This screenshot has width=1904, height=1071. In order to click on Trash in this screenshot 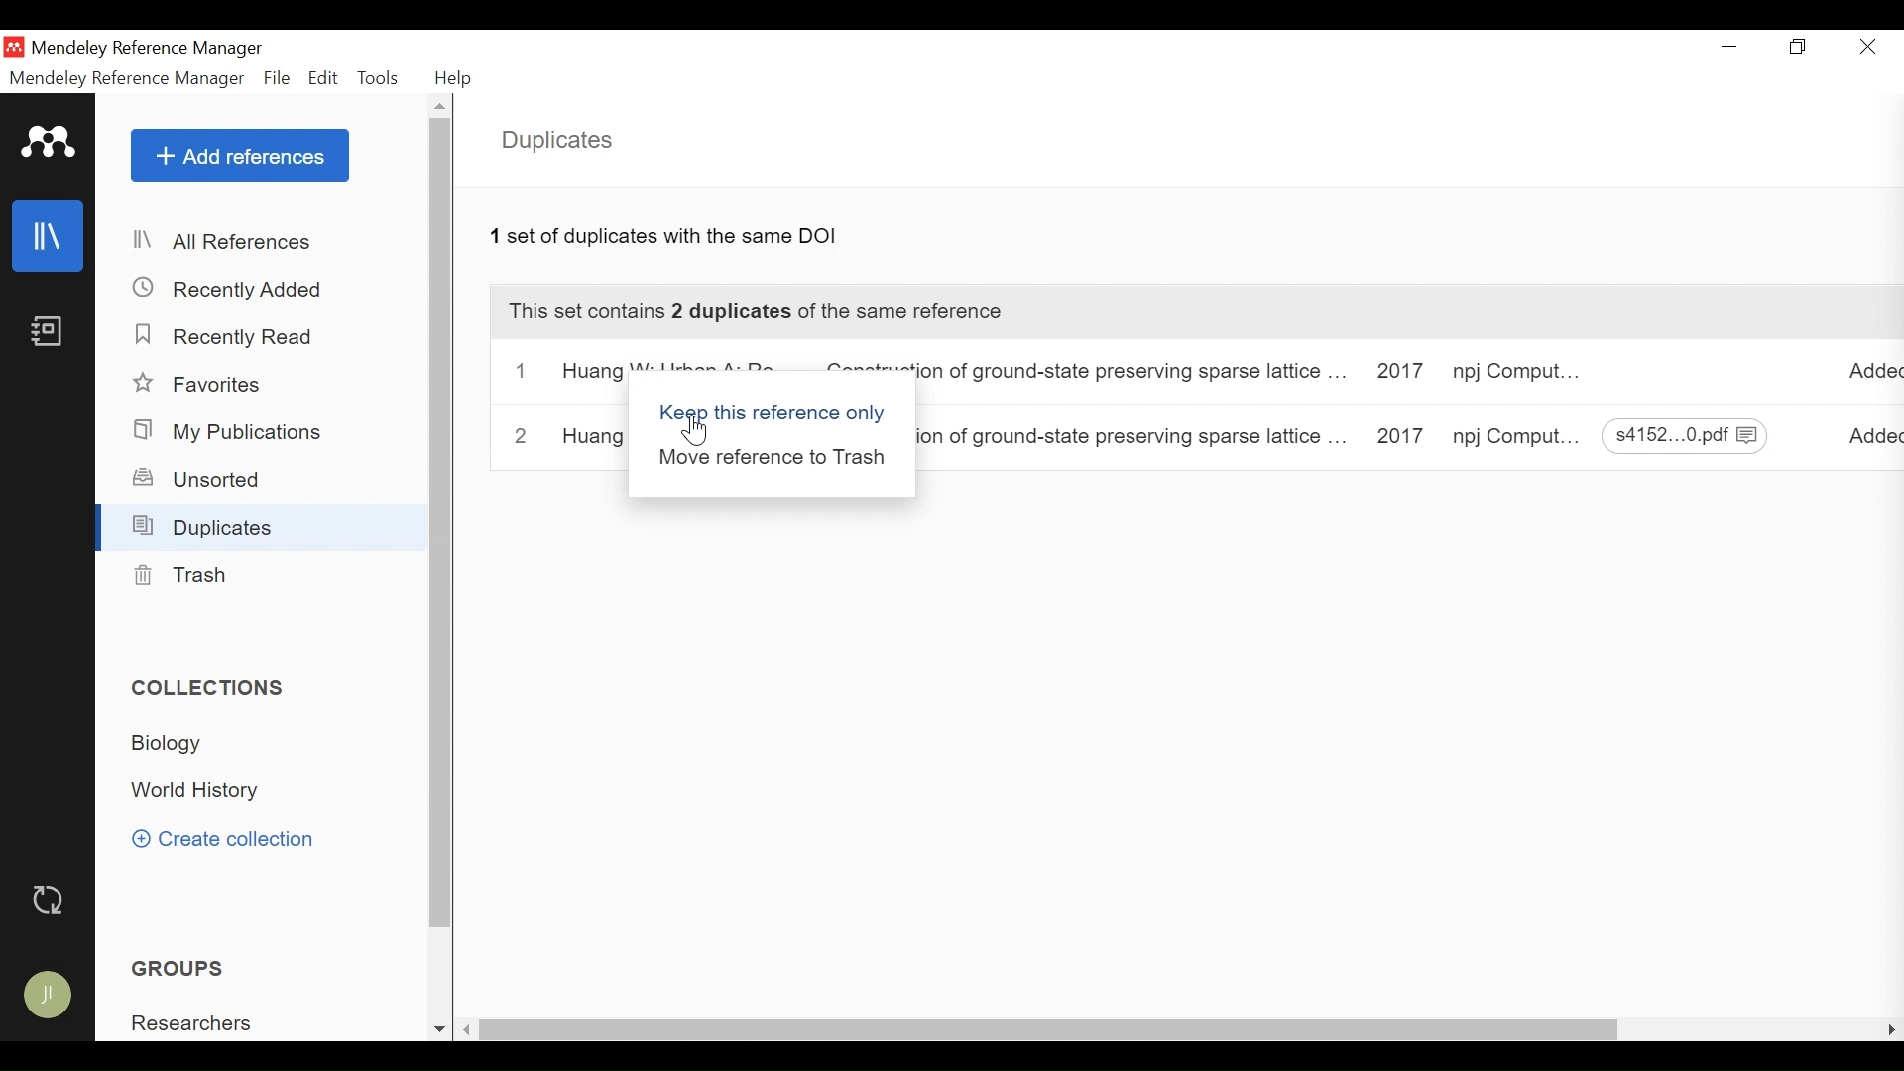, I will do `click(177, 574)`.